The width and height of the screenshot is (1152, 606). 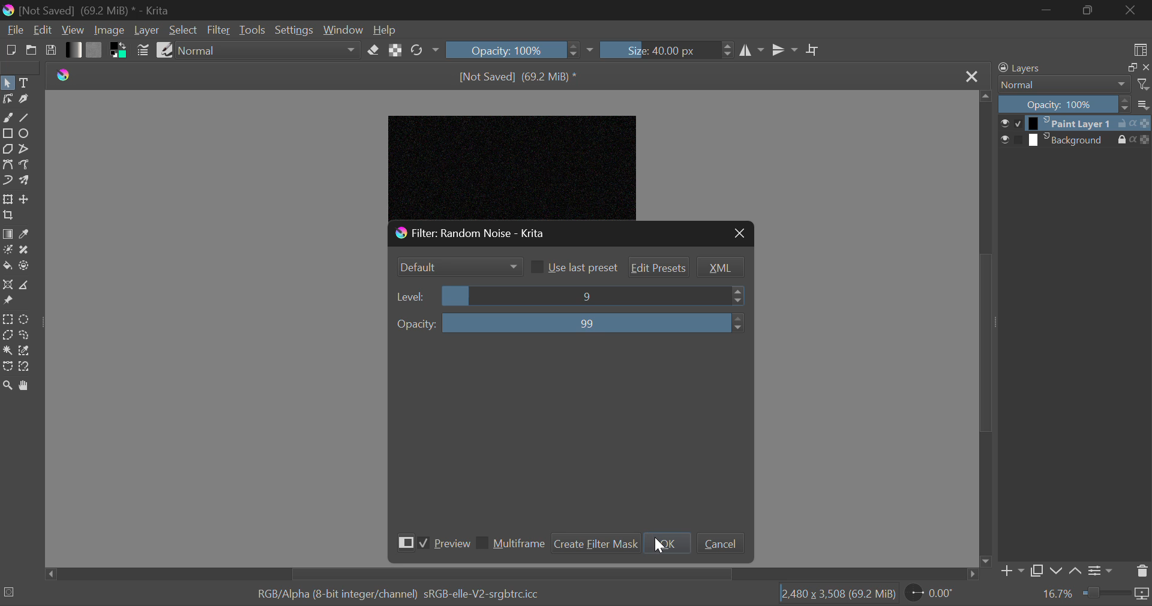 What do you see at coordinates (985, 327) in the screenshot?
I see `Scroll Bar` at bounding box center [985, 327].